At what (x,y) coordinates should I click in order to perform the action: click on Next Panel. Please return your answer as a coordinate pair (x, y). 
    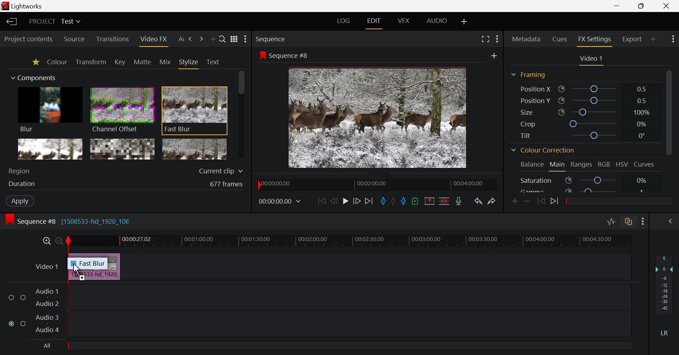
    Looking at the image, I should click on (189, 39).